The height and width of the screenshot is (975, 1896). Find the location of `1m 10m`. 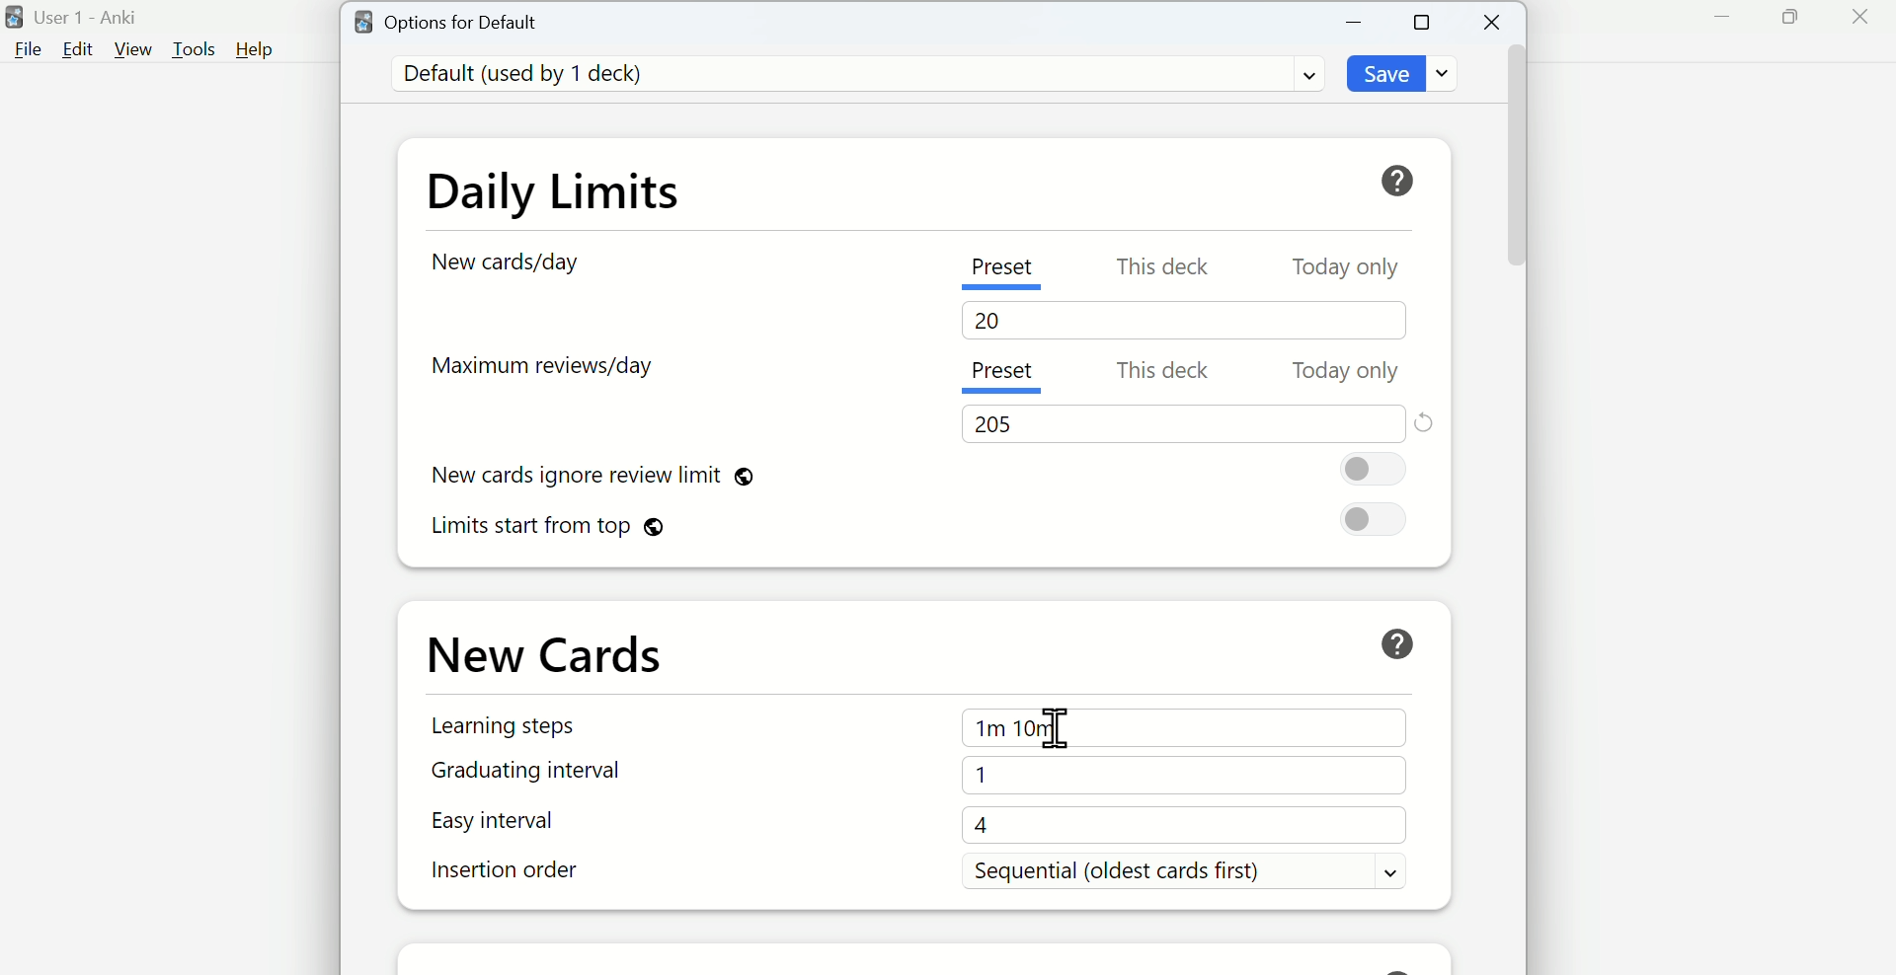

1m 10m is located at coordinates (1180, 726).